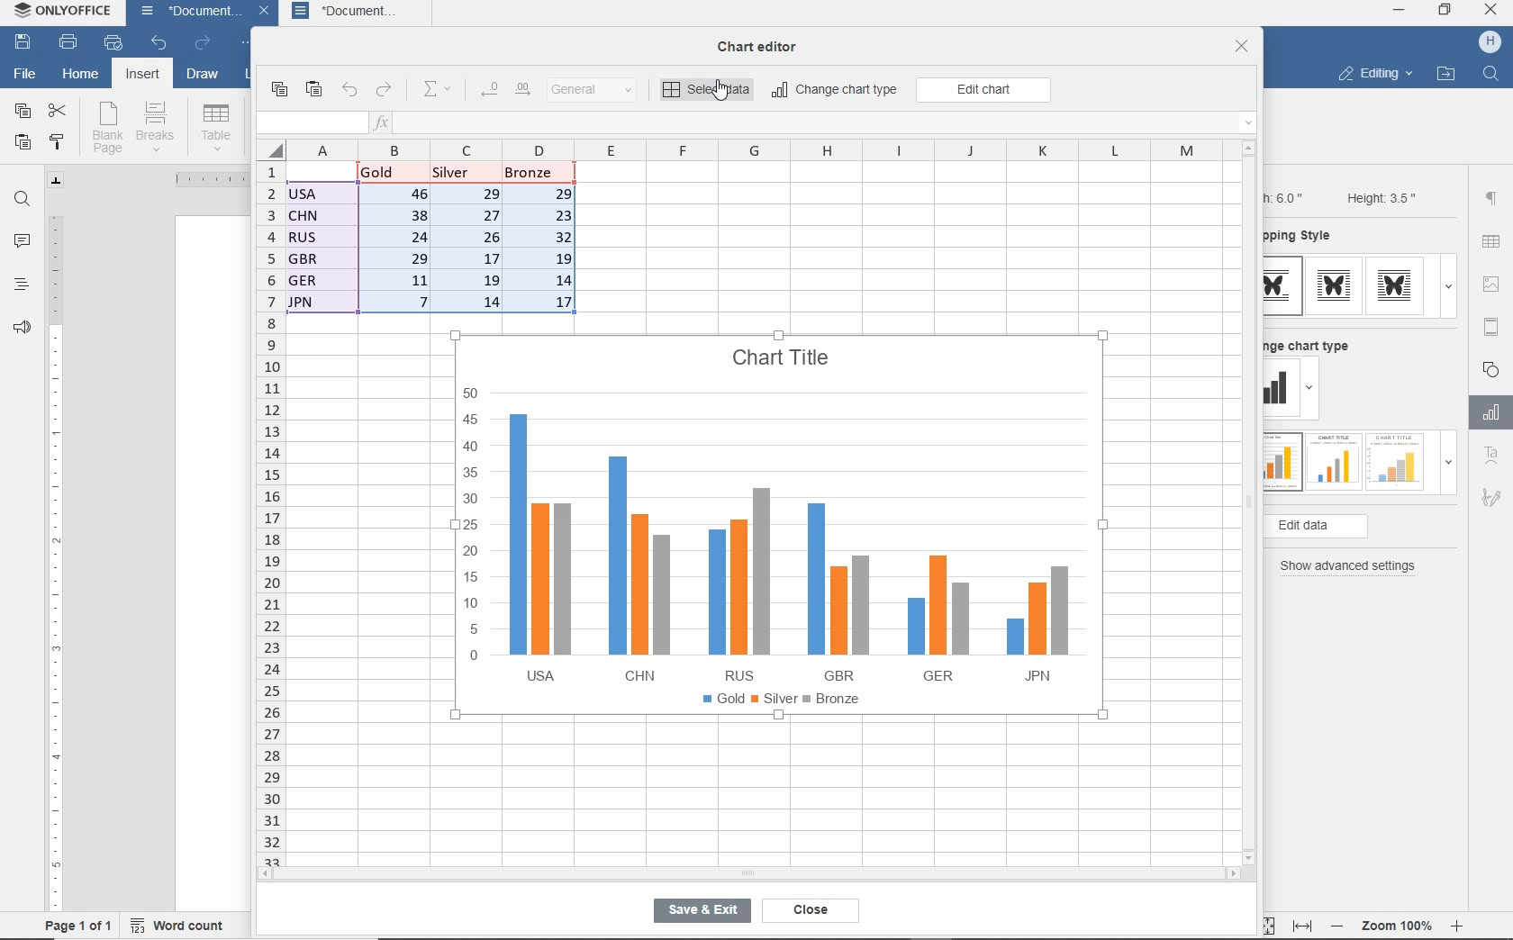  Describe the element at coordinates (278, 89) in the screenshot. I see `copy` at that location.